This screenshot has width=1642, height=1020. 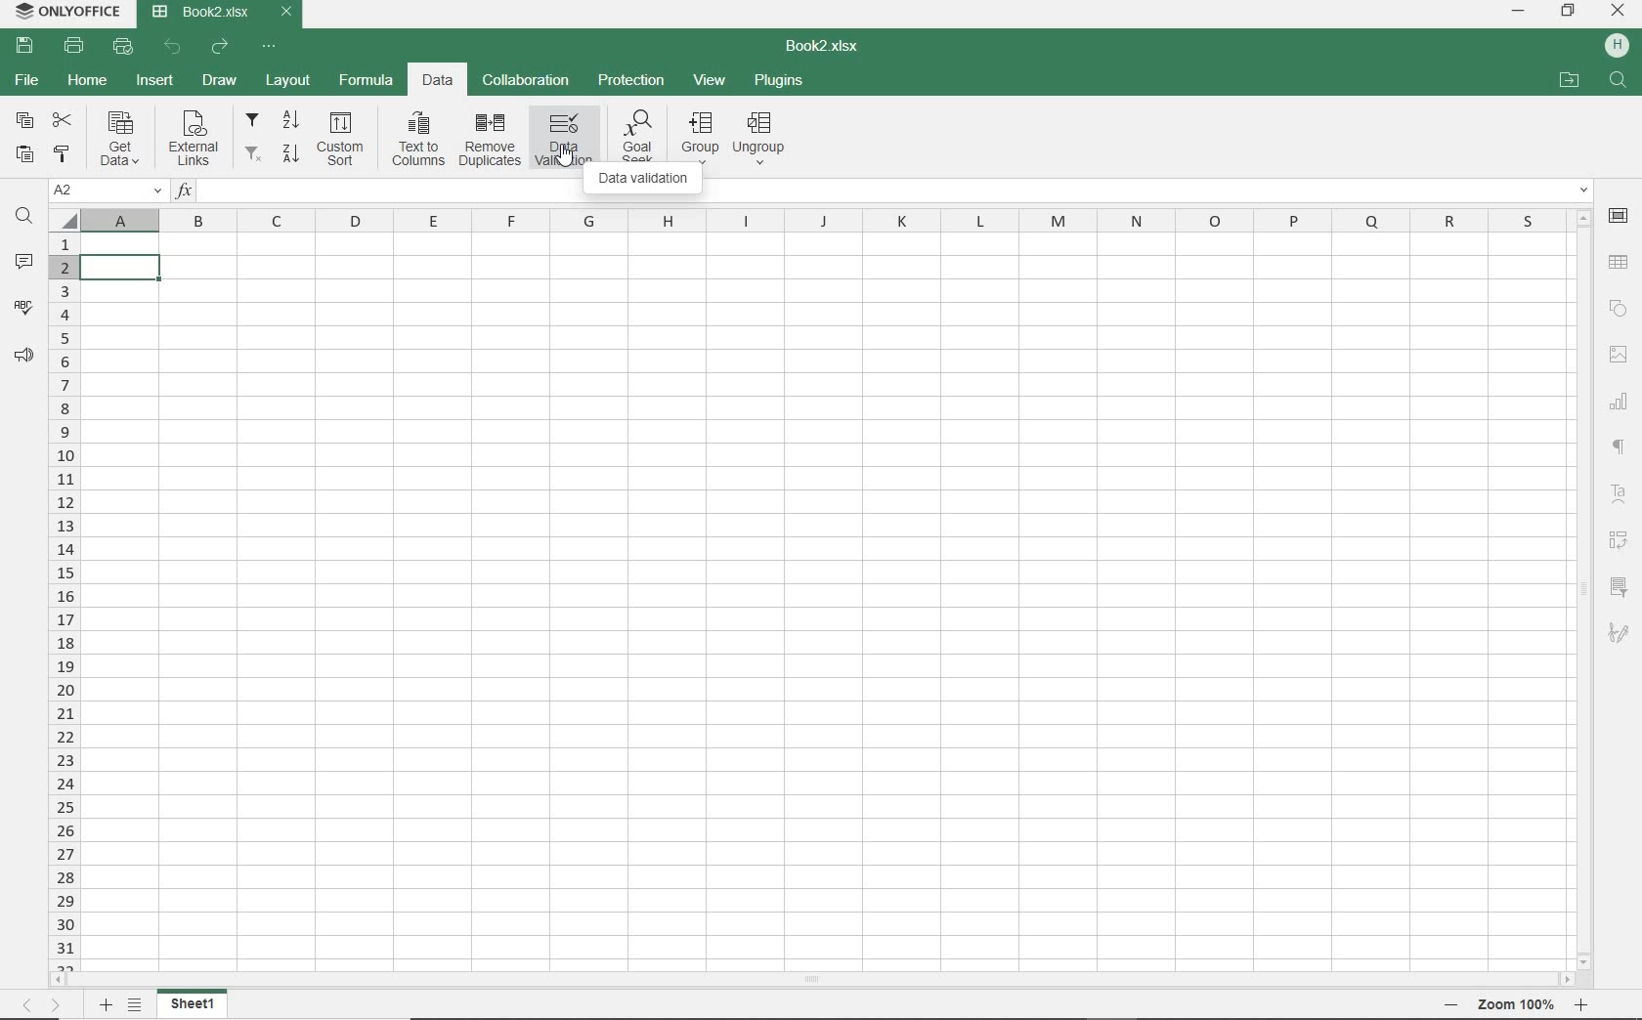 I want to click on FORMULA, so click(x=369, y=82).